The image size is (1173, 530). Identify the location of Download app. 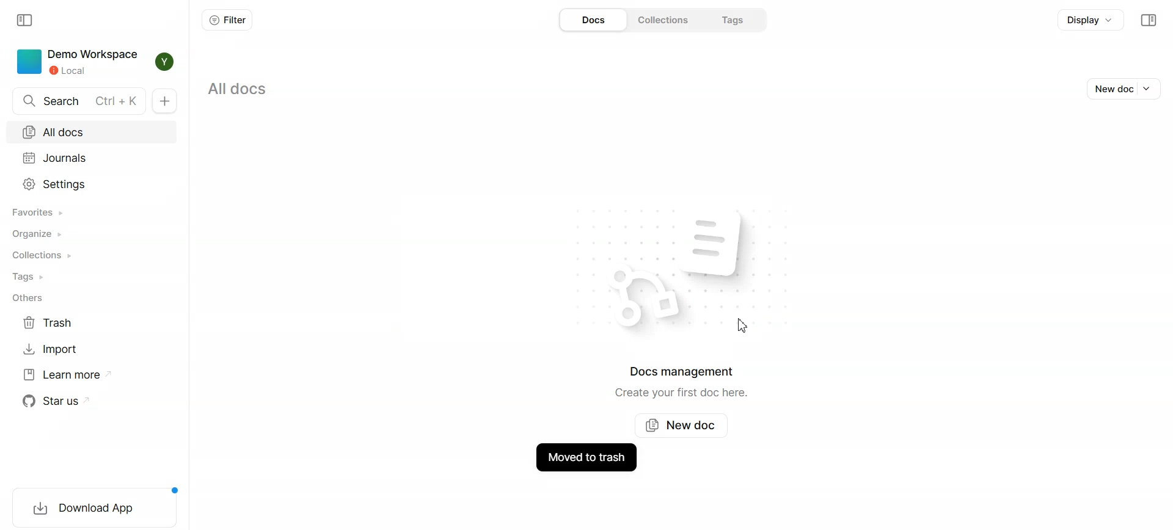
(95, 509).